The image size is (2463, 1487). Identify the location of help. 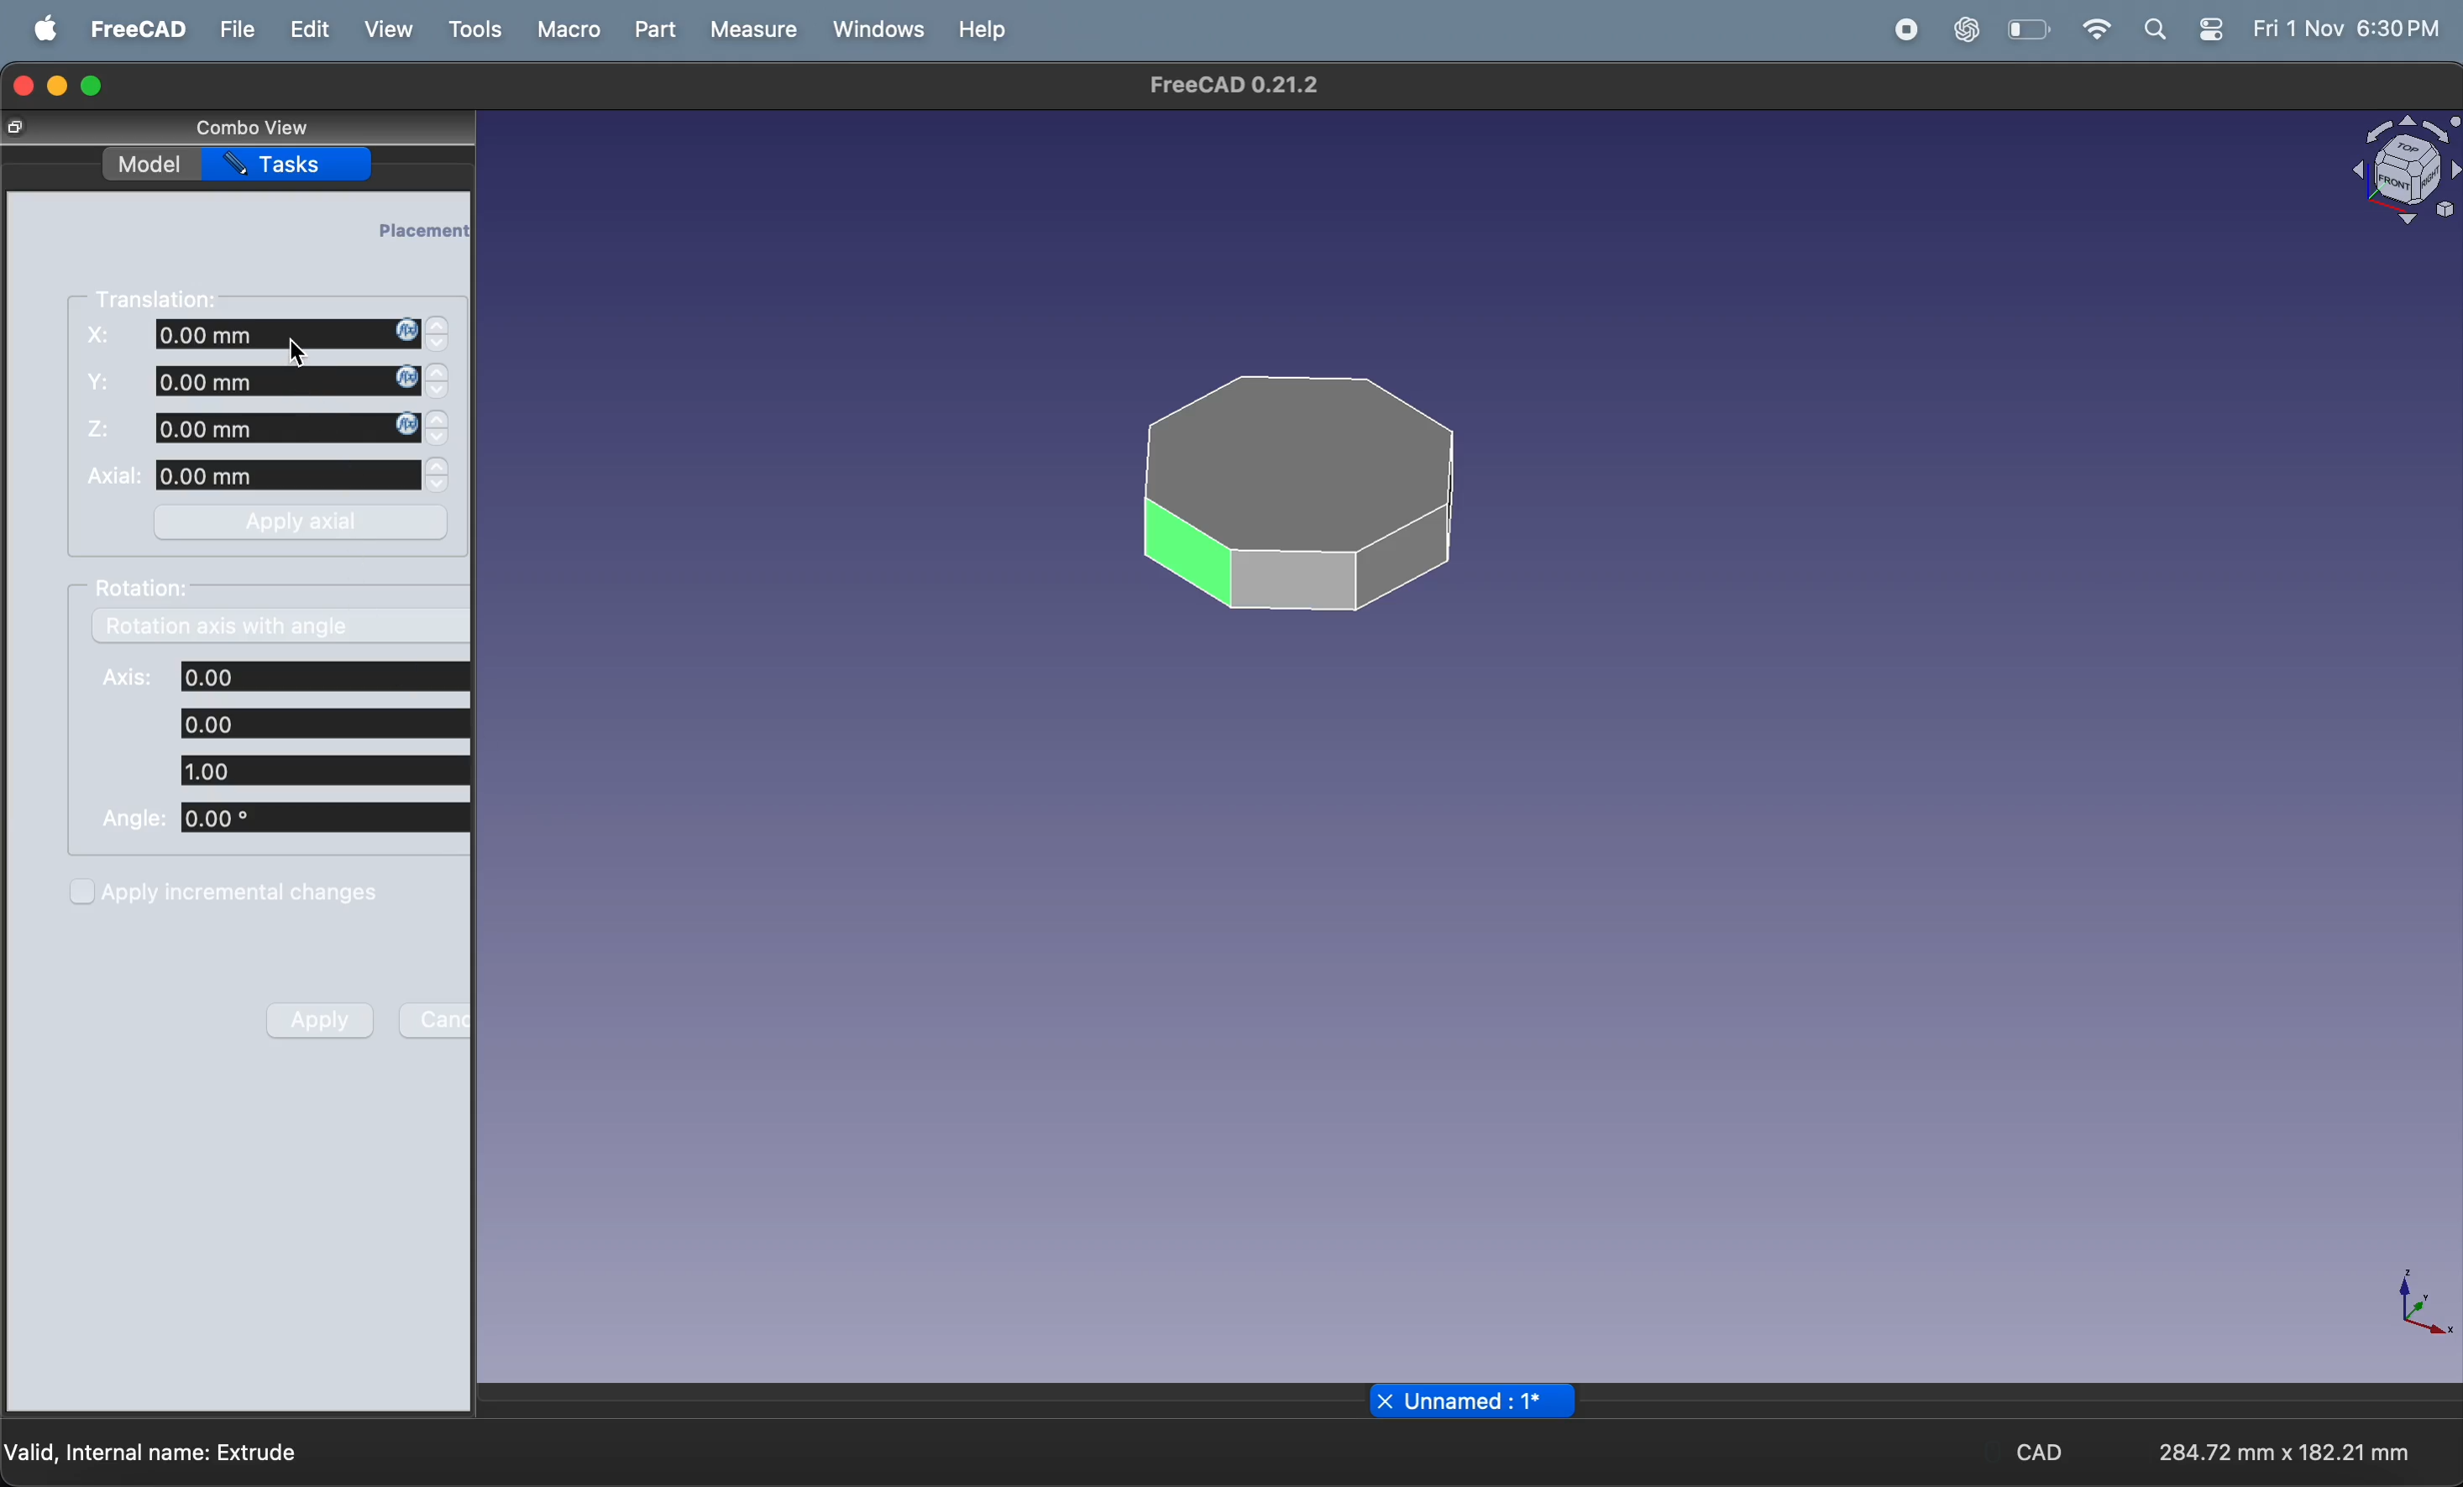
(988, 29).